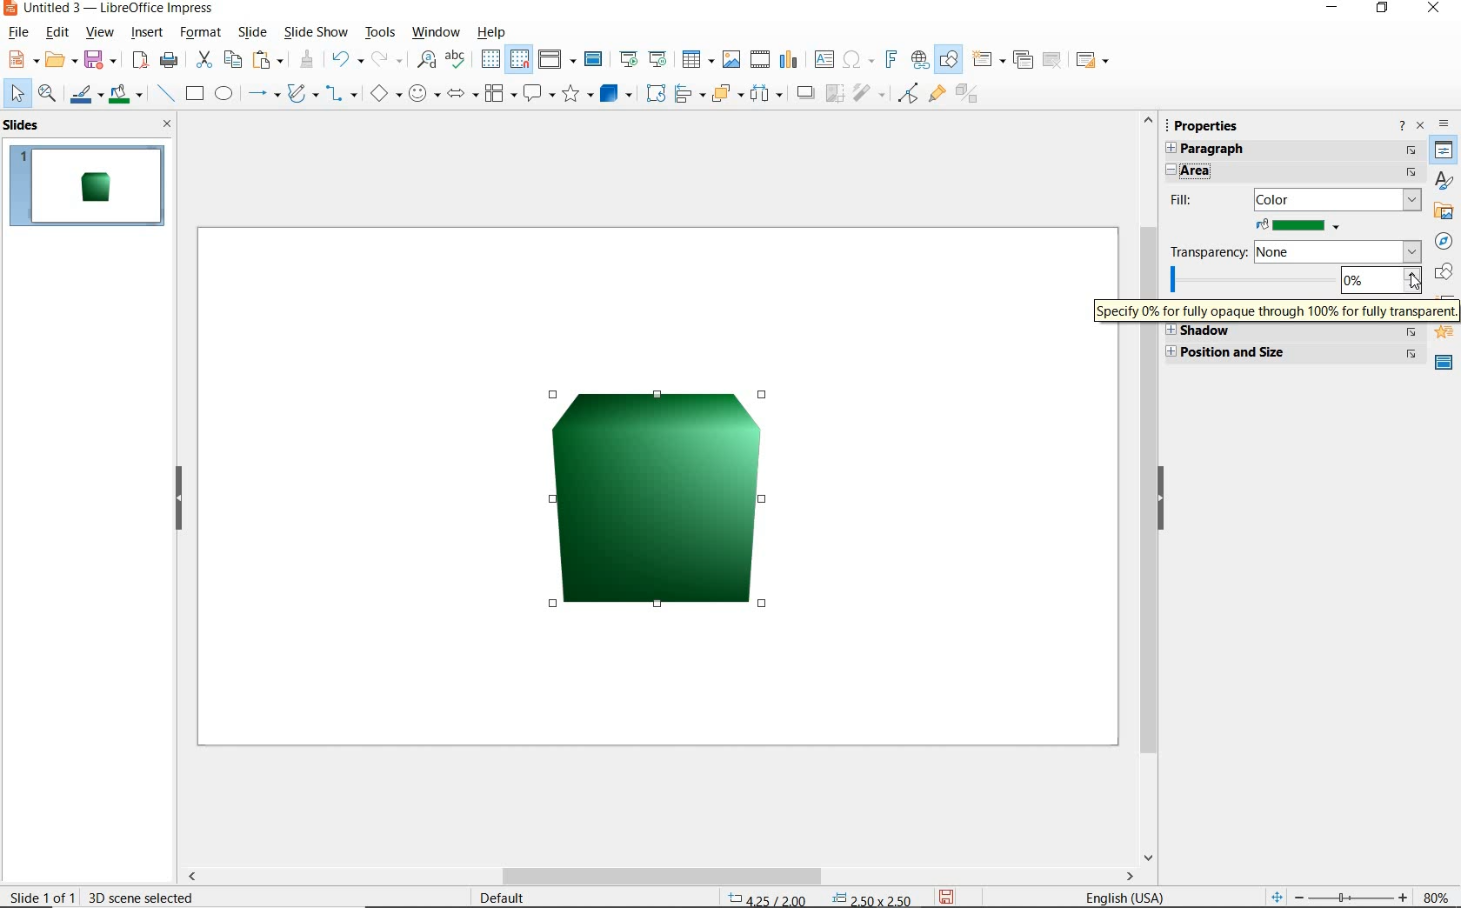 The height and width of the screenshot is (908, 1461). Describe the element at coordinates (307, 58) in the screenshot. I see `clone formatting` at that location.